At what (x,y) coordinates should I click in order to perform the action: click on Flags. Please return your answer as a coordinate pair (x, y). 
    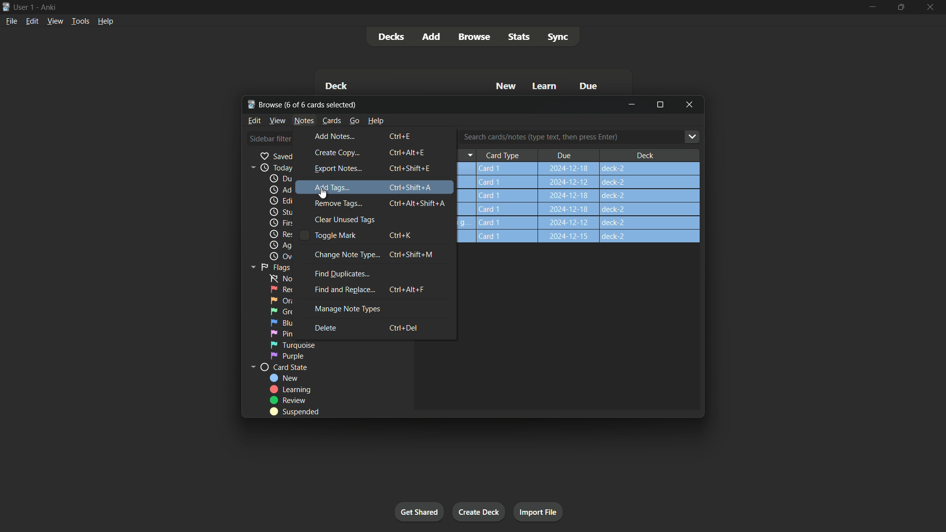
    Looking at the image, I should click on (269, 266).